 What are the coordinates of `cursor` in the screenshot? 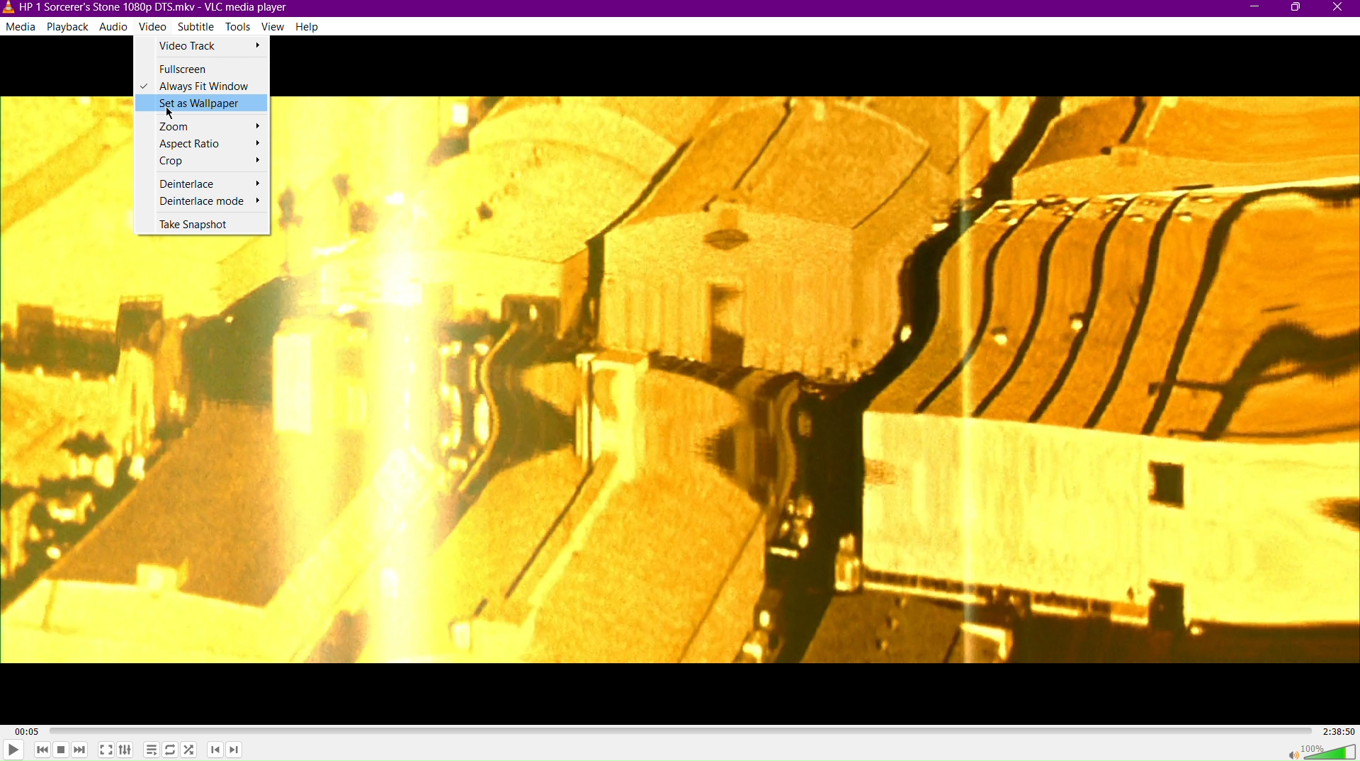 It's located at (172, 113).